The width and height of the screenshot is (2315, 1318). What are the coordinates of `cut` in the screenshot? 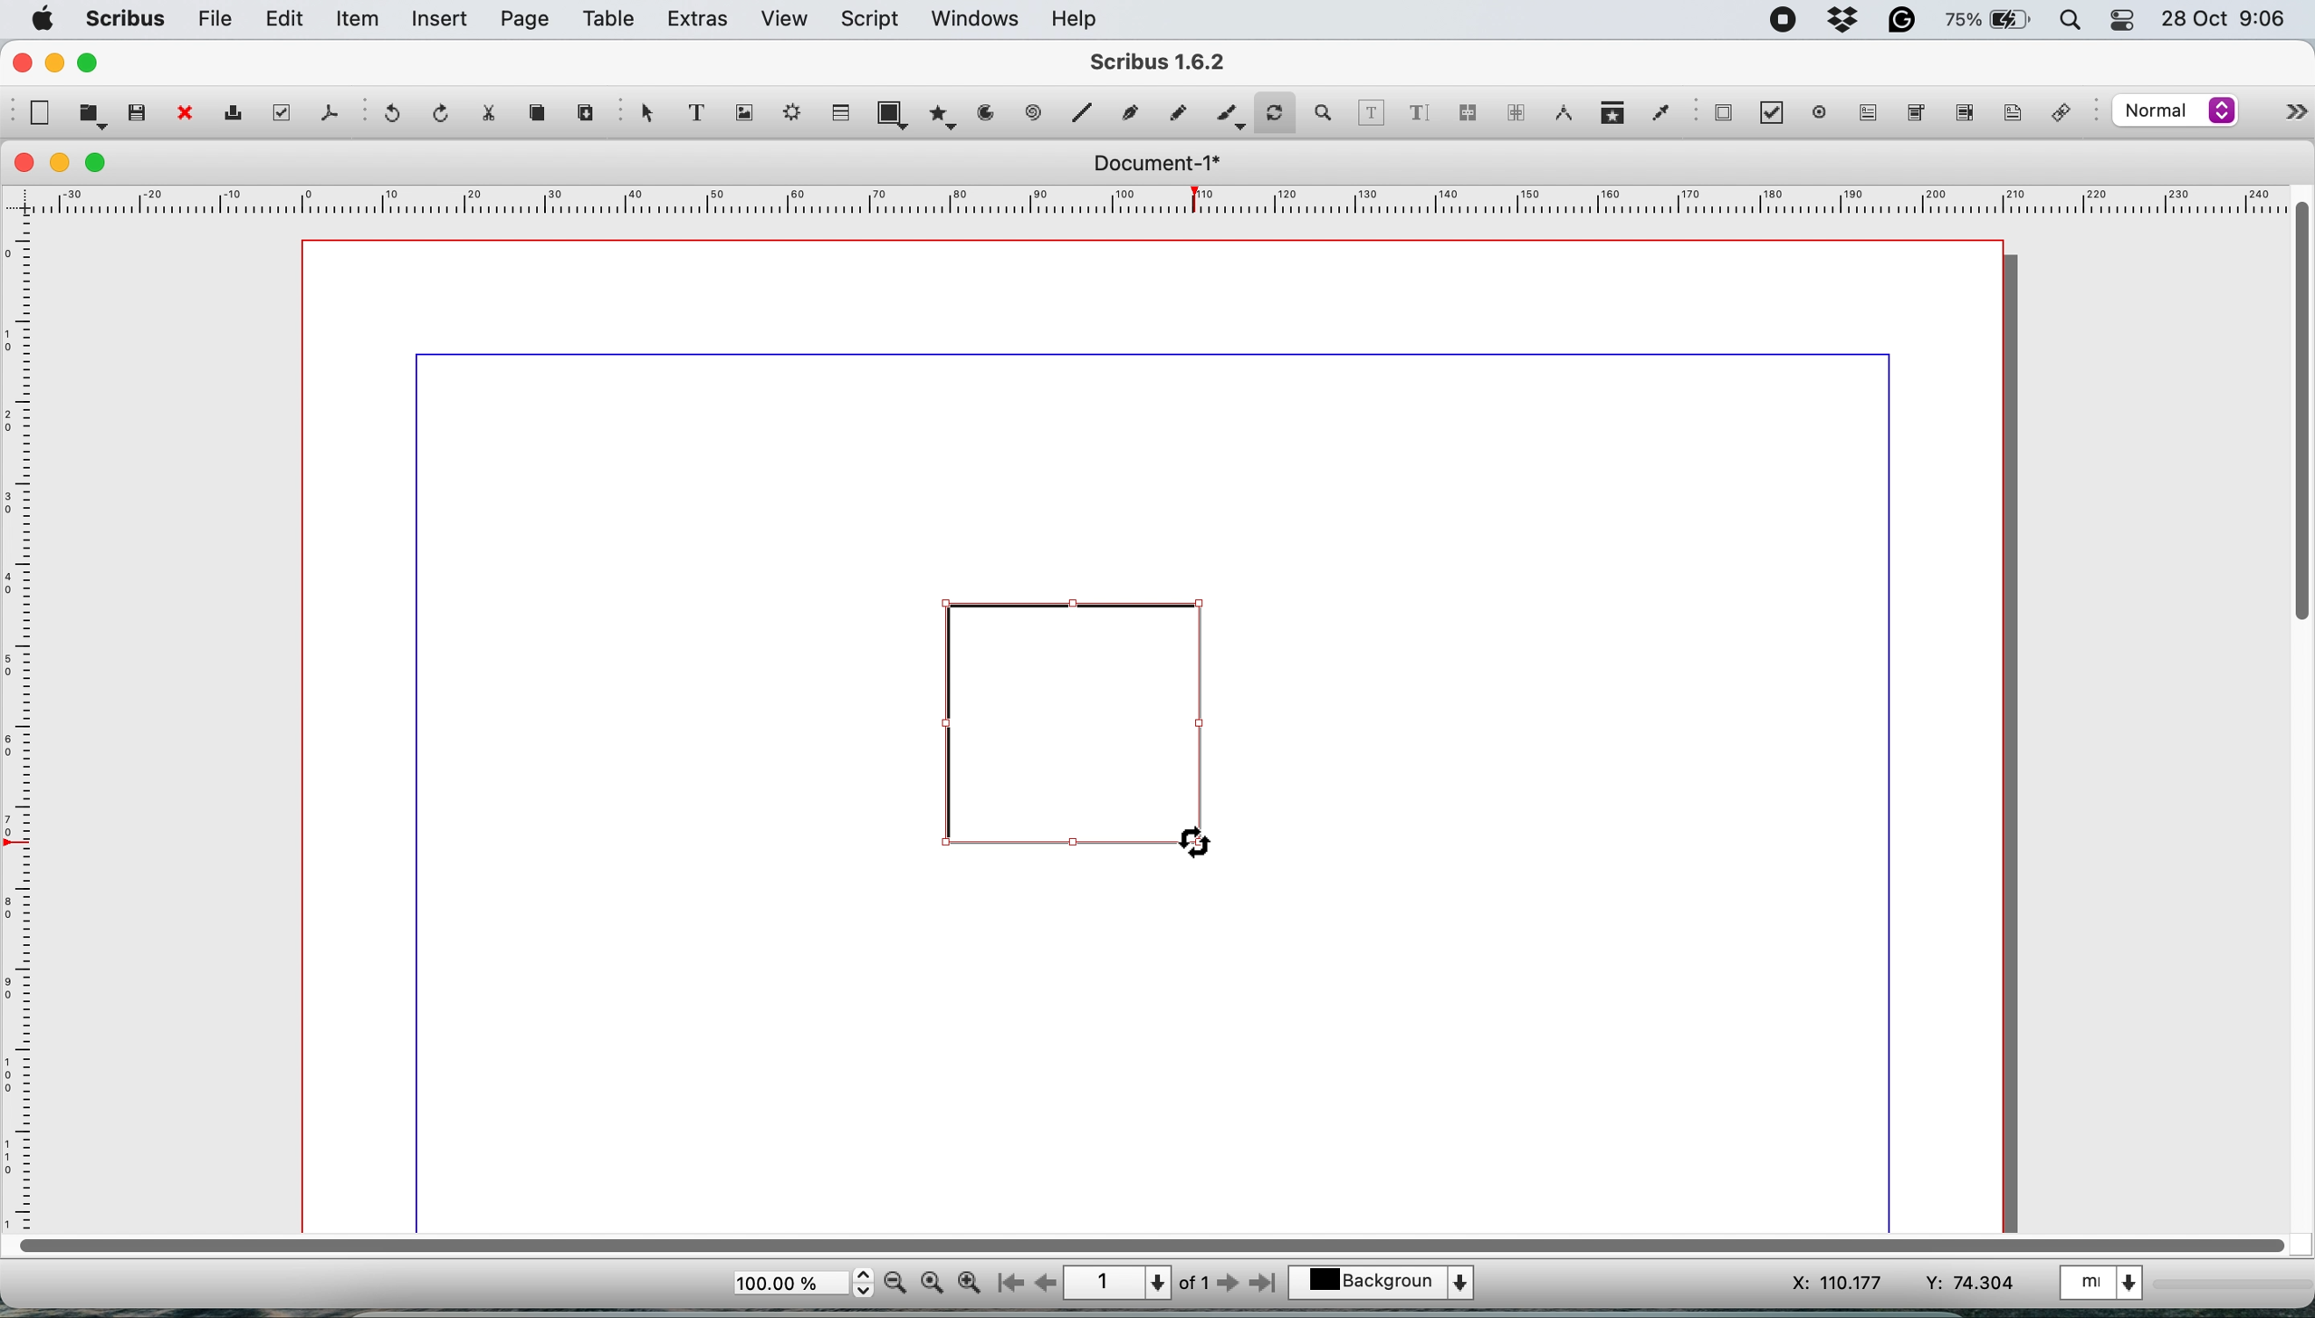 It's located at (497, 116).